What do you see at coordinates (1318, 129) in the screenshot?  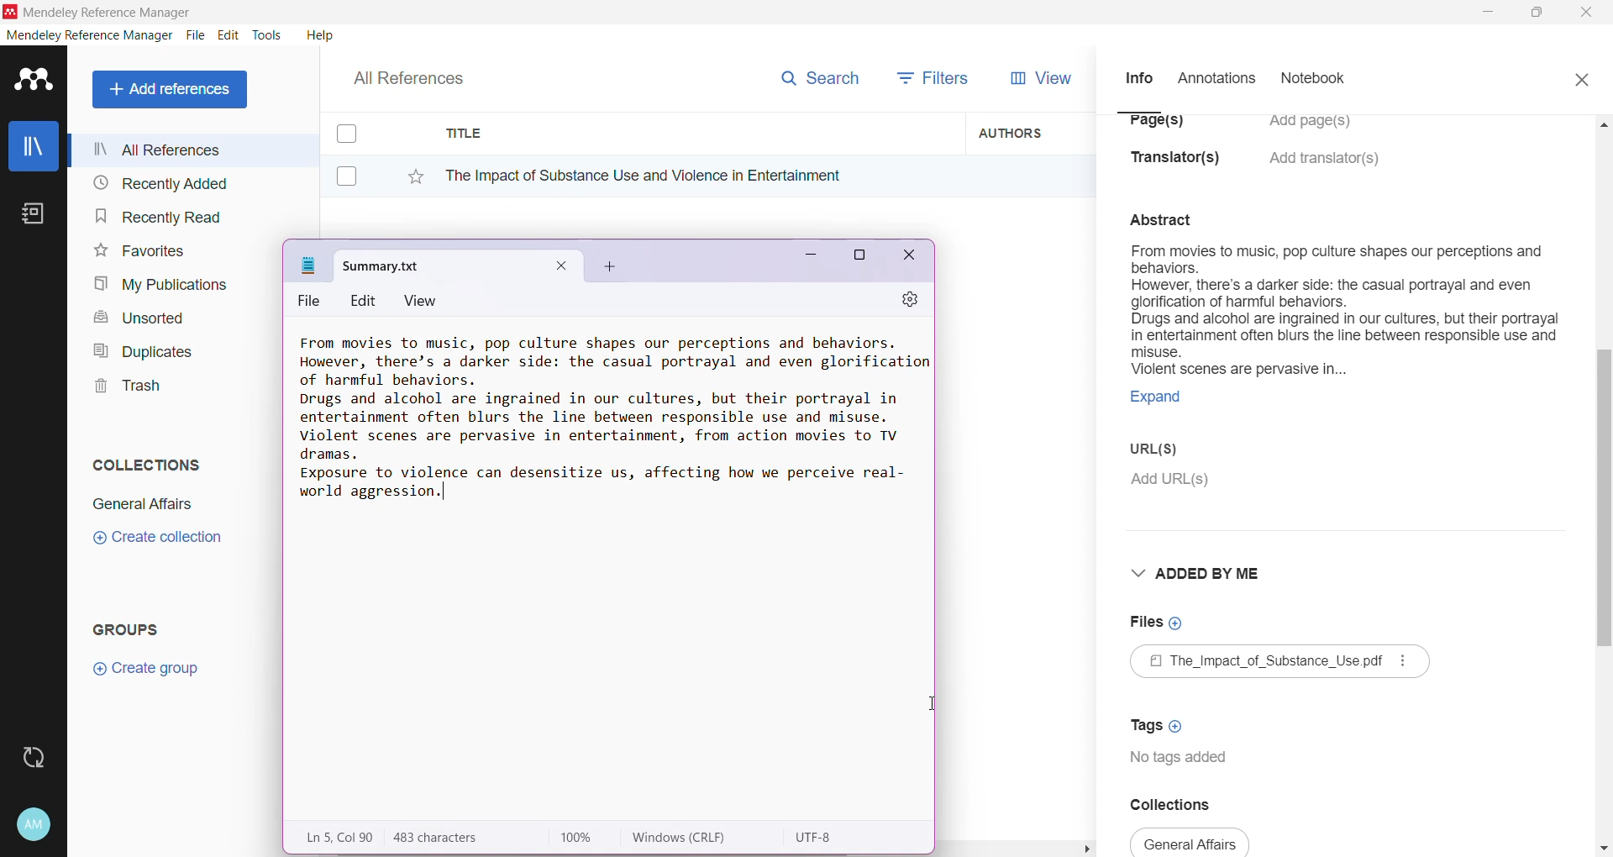 I see `Click to Add Pages` at bounding box center [1318, 129].